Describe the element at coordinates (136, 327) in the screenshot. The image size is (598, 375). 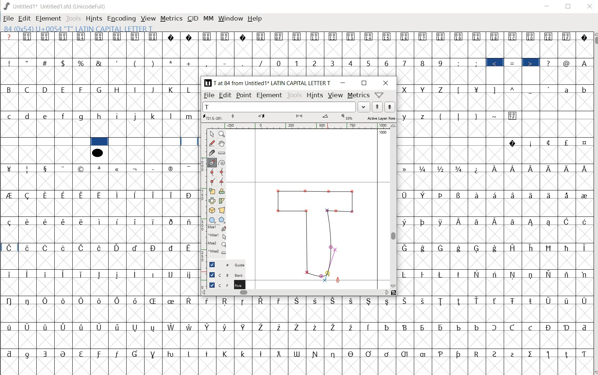
I see `Symbol` at that location.